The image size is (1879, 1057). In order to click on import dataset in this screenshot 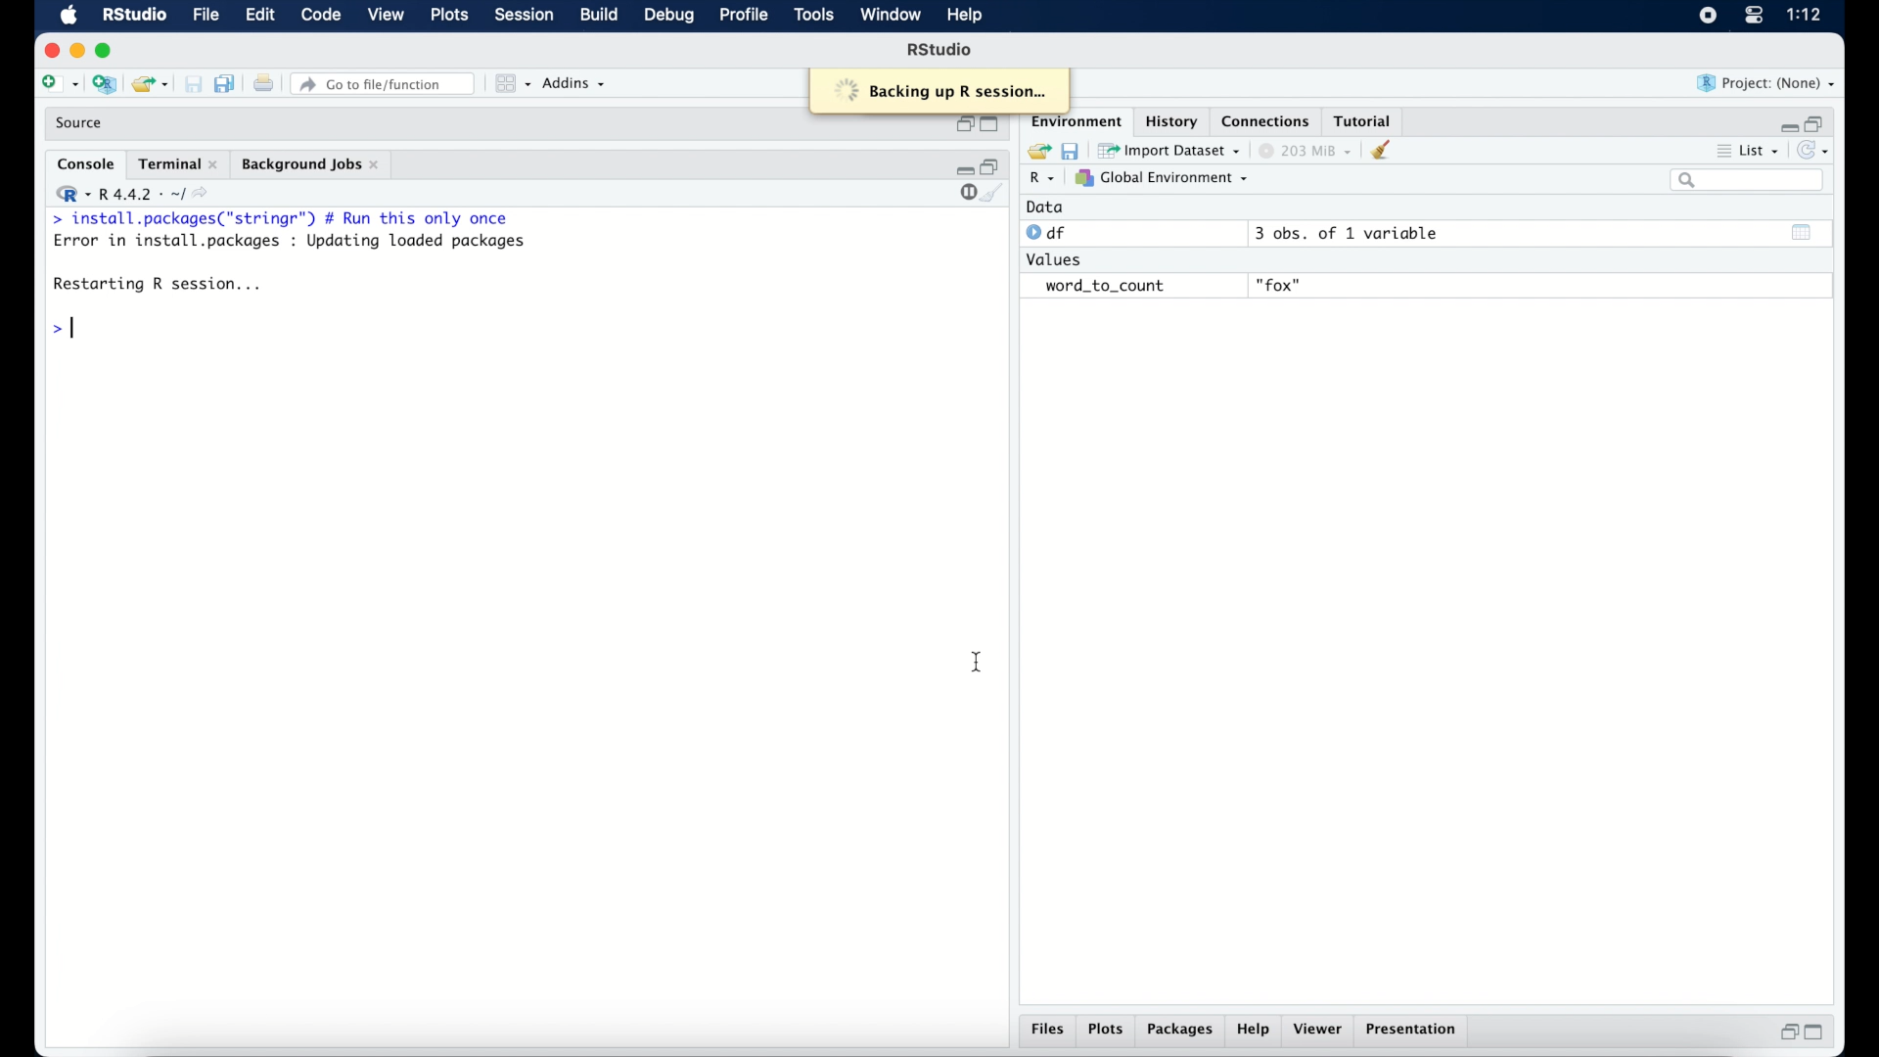, I will do `click(1169, 151)`.